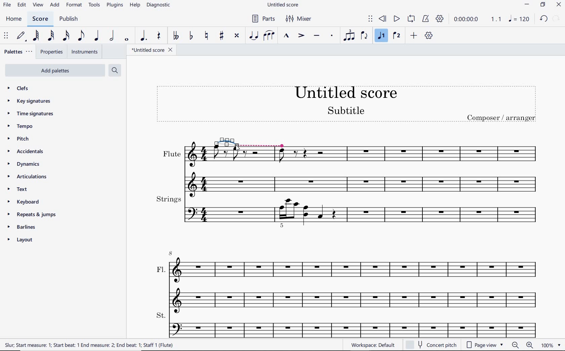 The height and width of the screenshot is (351, 565). I want to click on 64TH NOTE, so click(36, 36).